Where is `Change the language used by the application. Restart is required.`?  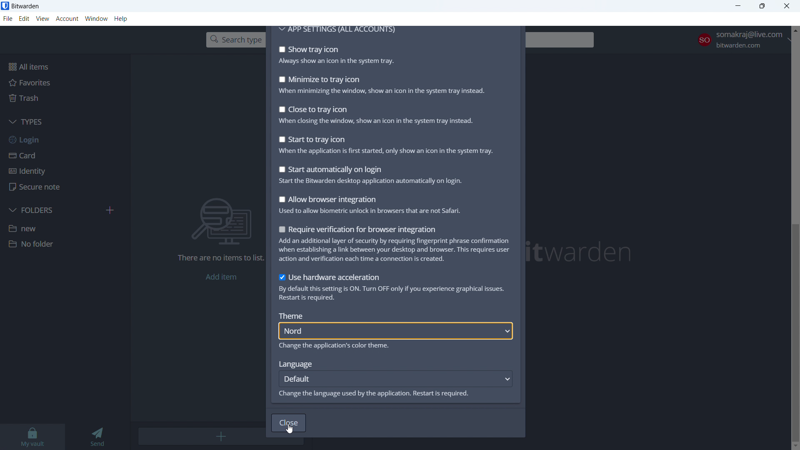 Change the language used by the application. Restart is required. is located at coordinates (375, 395).